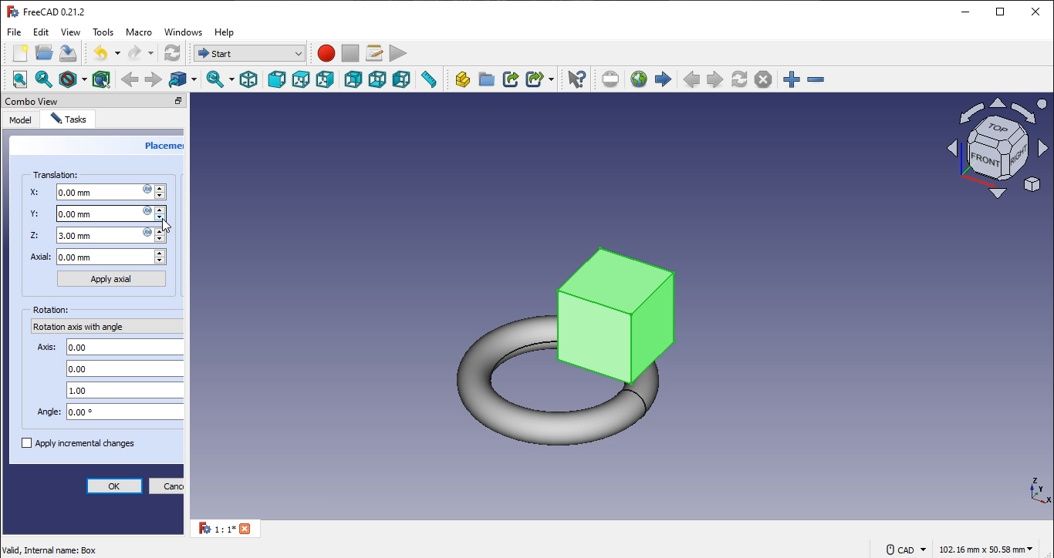 Image resolution: width=1054 pixels, height=558 pixels. What do you see at coordinates (903, 549) in the screenshot?
I see `© cad` at bounding box center [903, 549].